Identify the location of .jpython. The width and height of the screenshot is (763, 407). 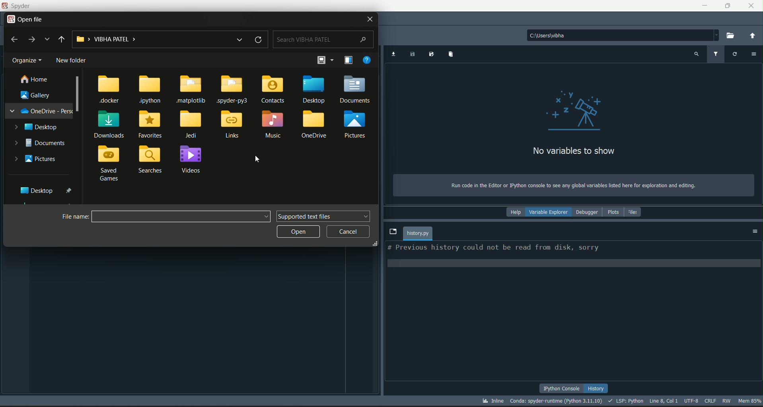
(150, 89).